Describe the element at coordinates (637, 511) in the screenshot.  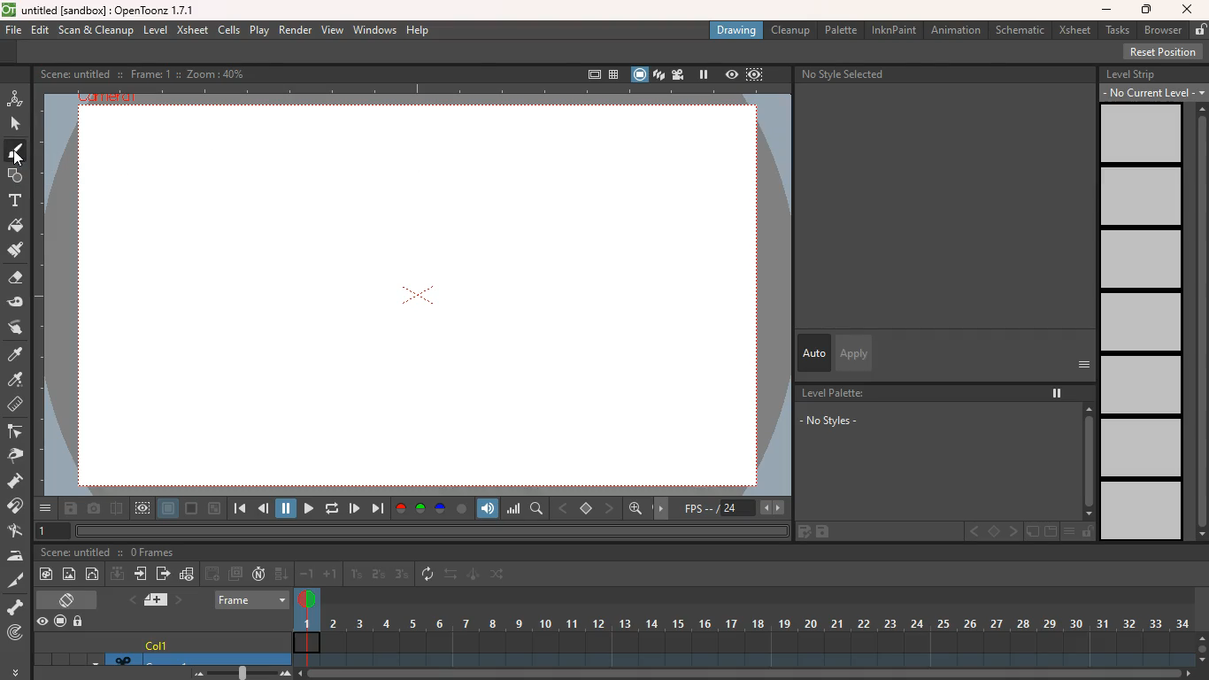
I see `find` at that location.